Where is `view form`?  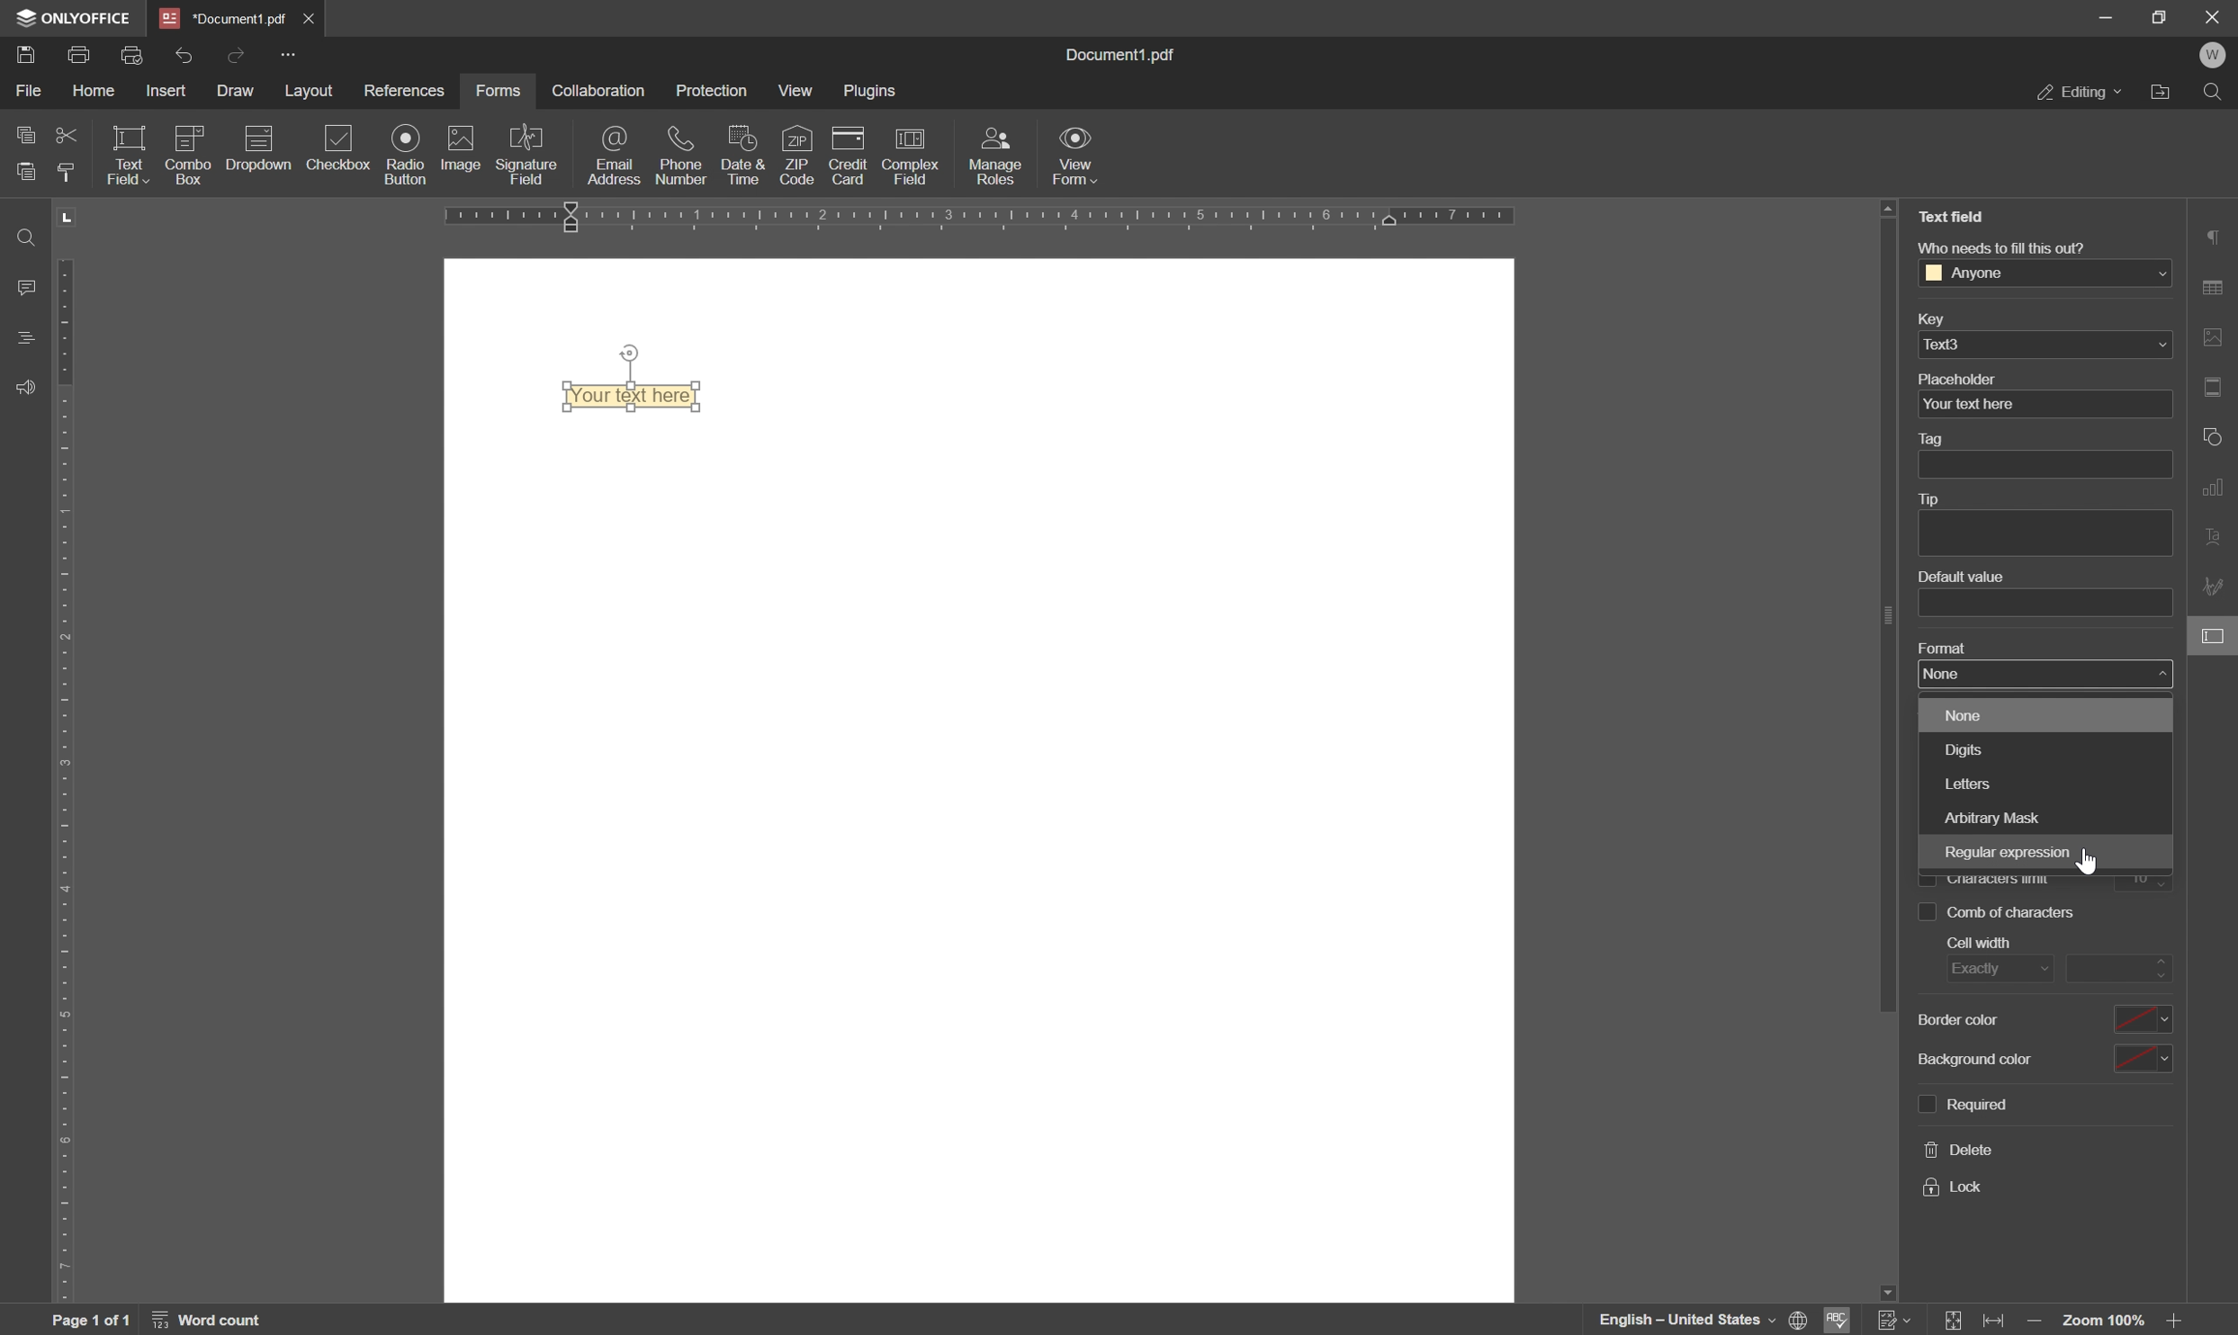
view form is located at coordinates (1078, 159).